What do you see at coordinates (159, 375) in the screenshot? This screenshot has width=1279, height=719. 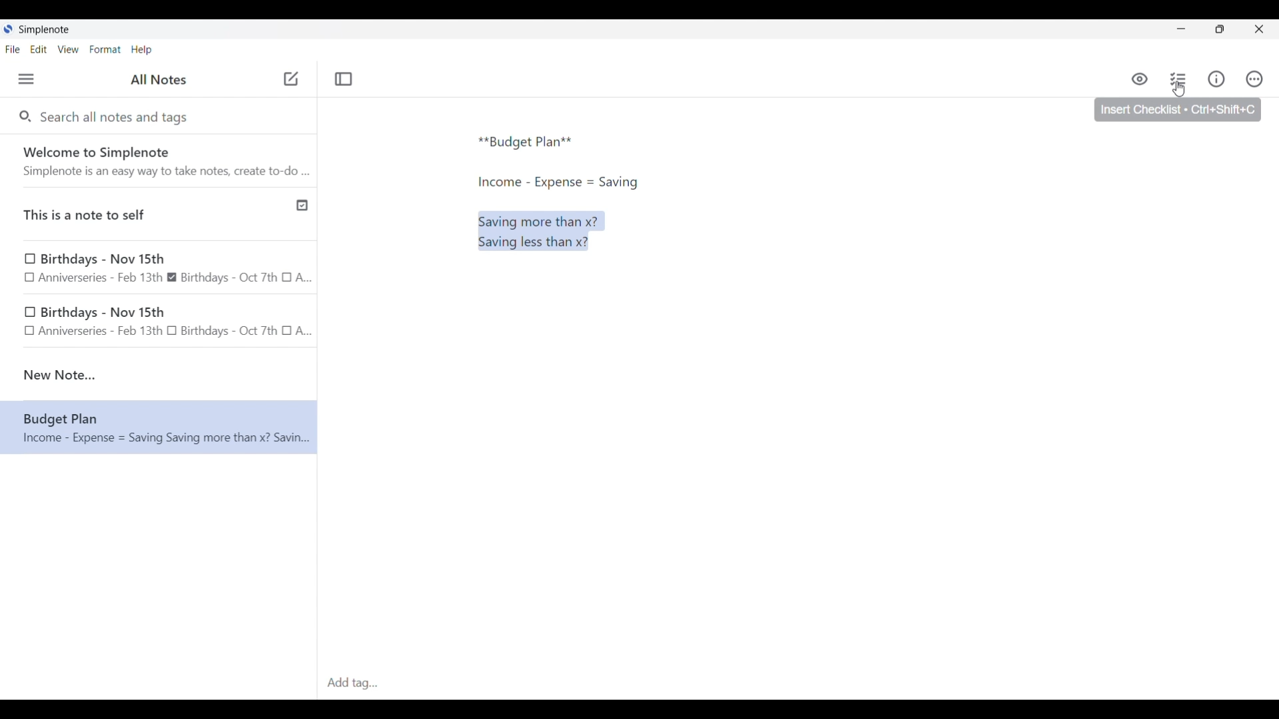 I see `new note` at bounding box center [159, 375].